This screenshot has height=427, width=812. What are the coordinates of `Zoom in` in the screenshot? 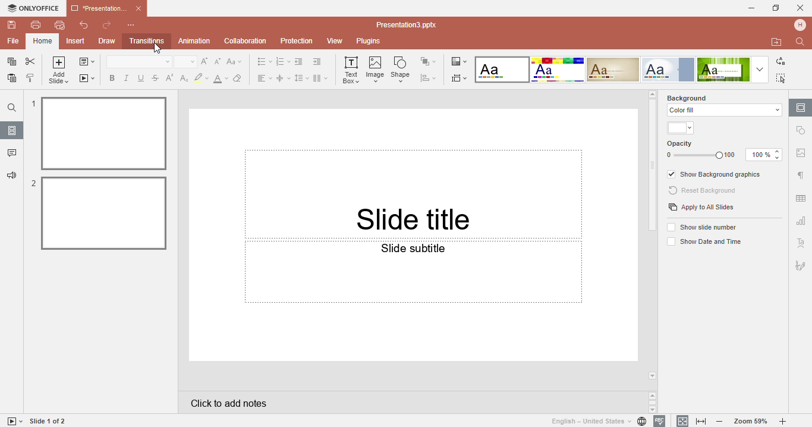 It's located at (785, 422).